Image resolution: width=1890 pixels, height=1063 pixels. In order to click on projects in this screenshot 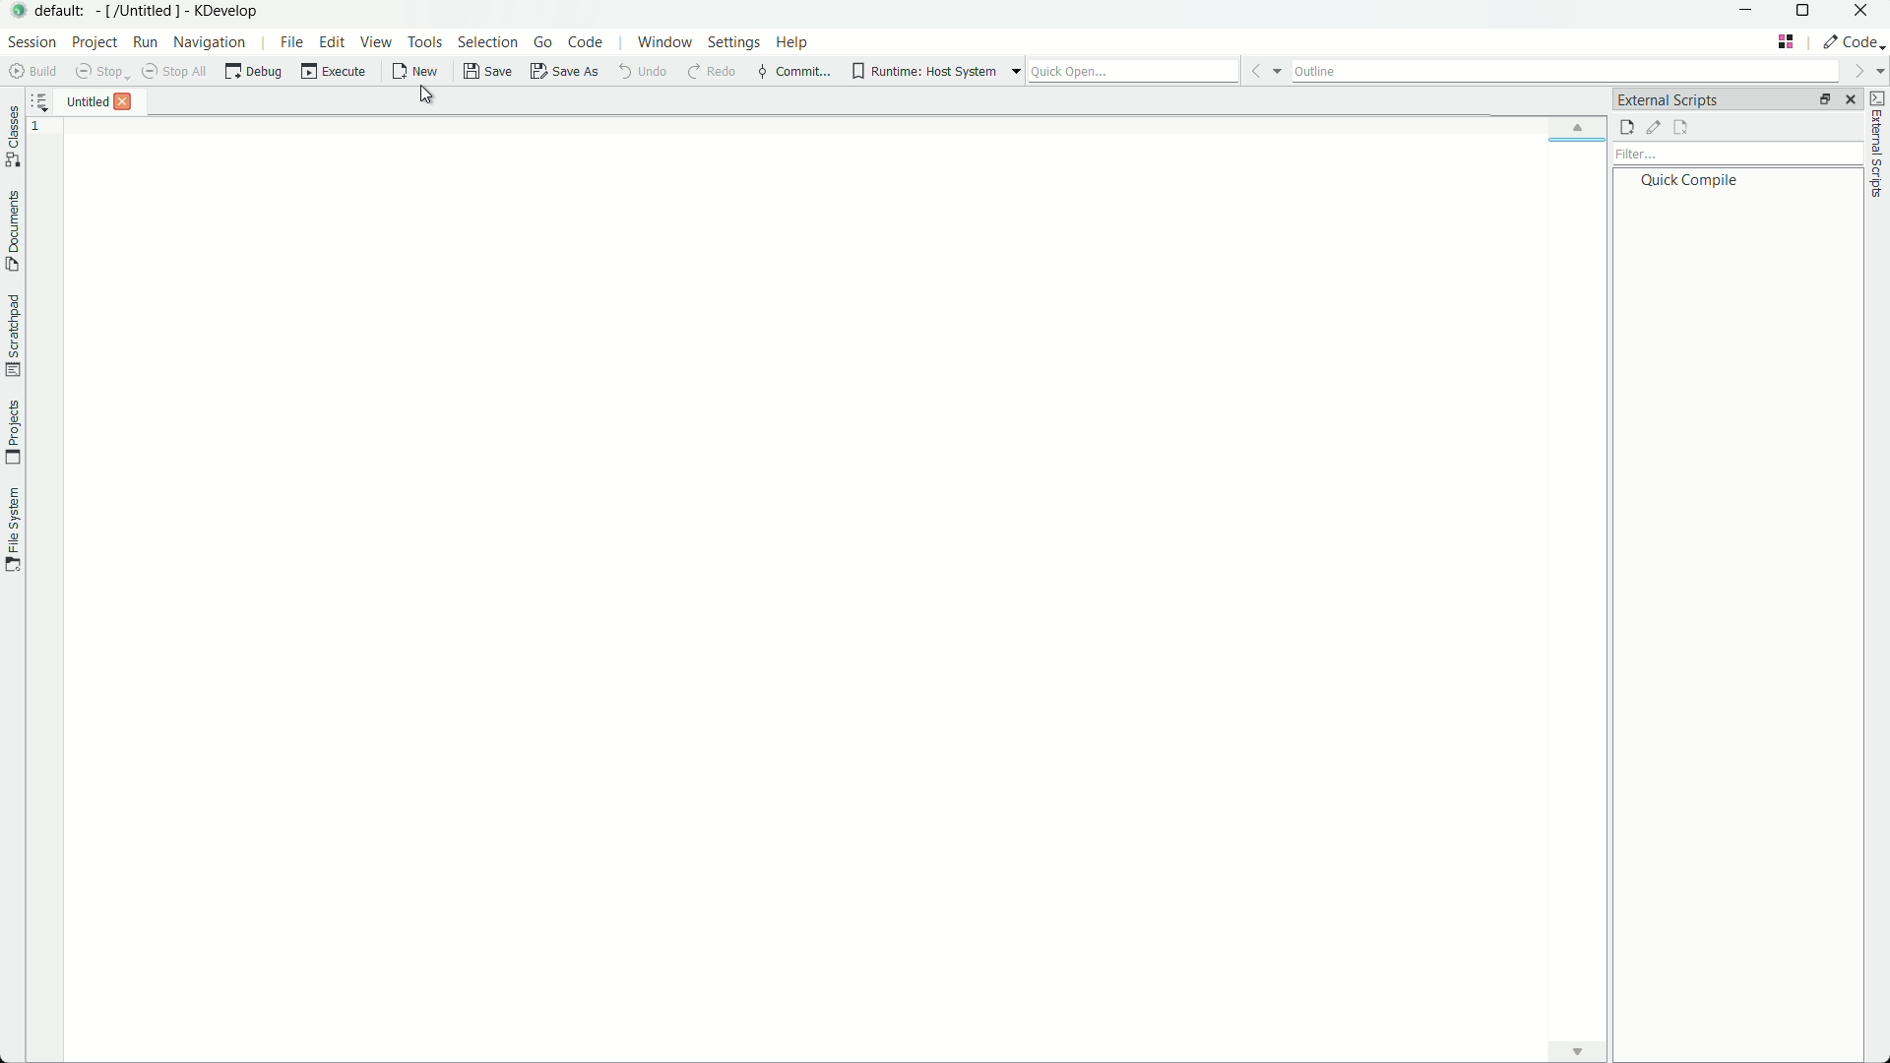, I will do `click(12, 430)`.